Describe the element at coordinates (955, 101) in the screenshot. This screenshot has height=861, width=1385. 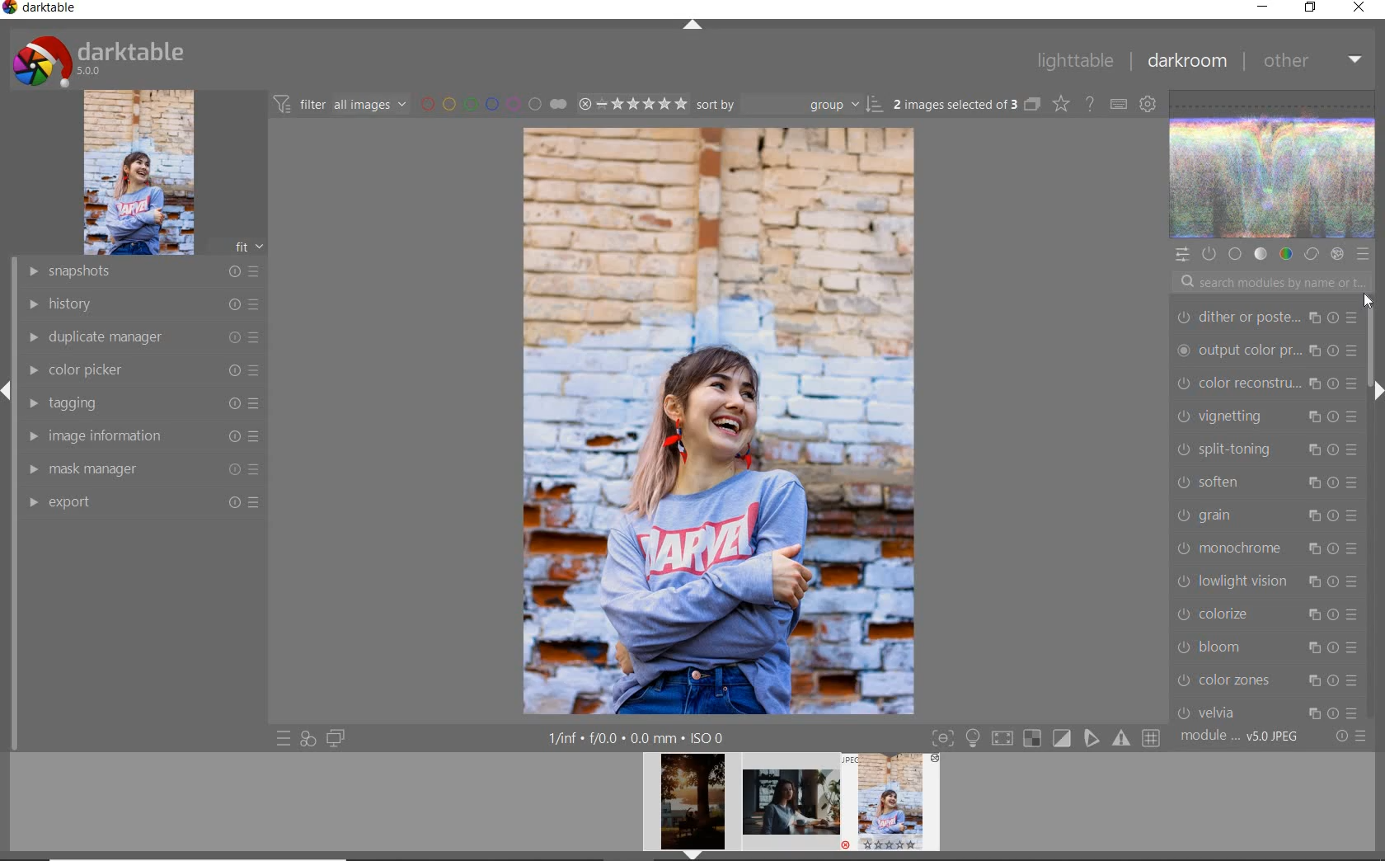
I see `SELECTED IMAGES` at that location.